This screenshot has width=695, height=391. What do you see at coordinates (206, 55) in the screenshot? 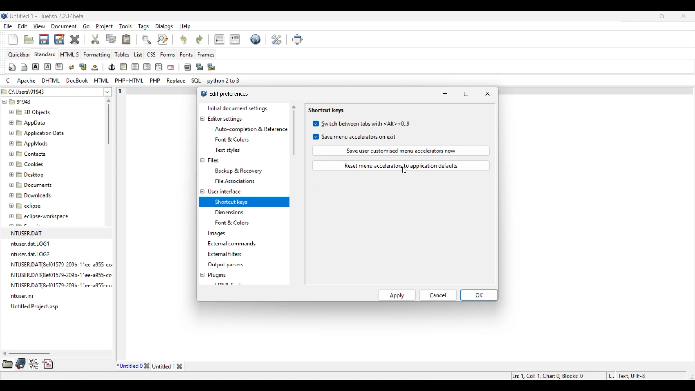
I see `Frames` at bounding box center [206, 55].